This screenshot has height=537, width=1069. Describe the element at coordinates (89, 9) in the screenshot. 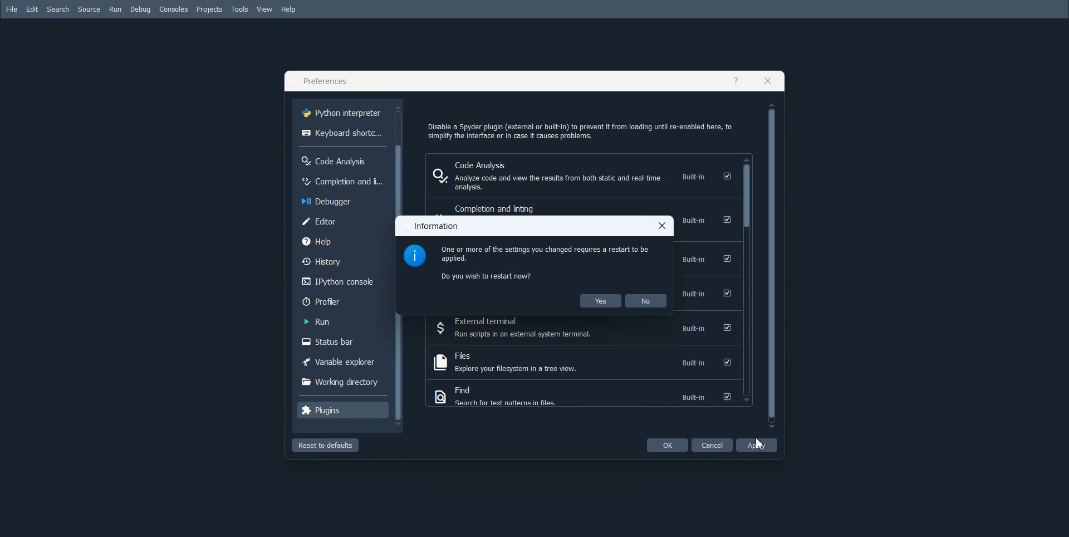

I see `Source` at that location.